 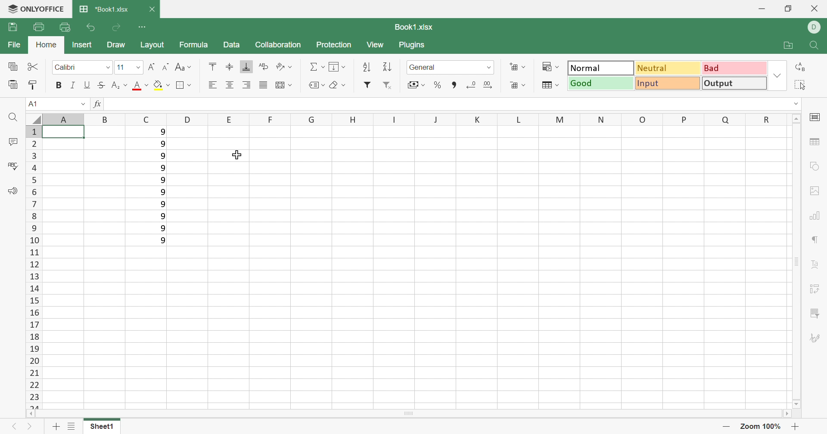 What do you see at coordinates (815, 8) in the screenshot?
I see `Close` at bounding box center [815, 8].